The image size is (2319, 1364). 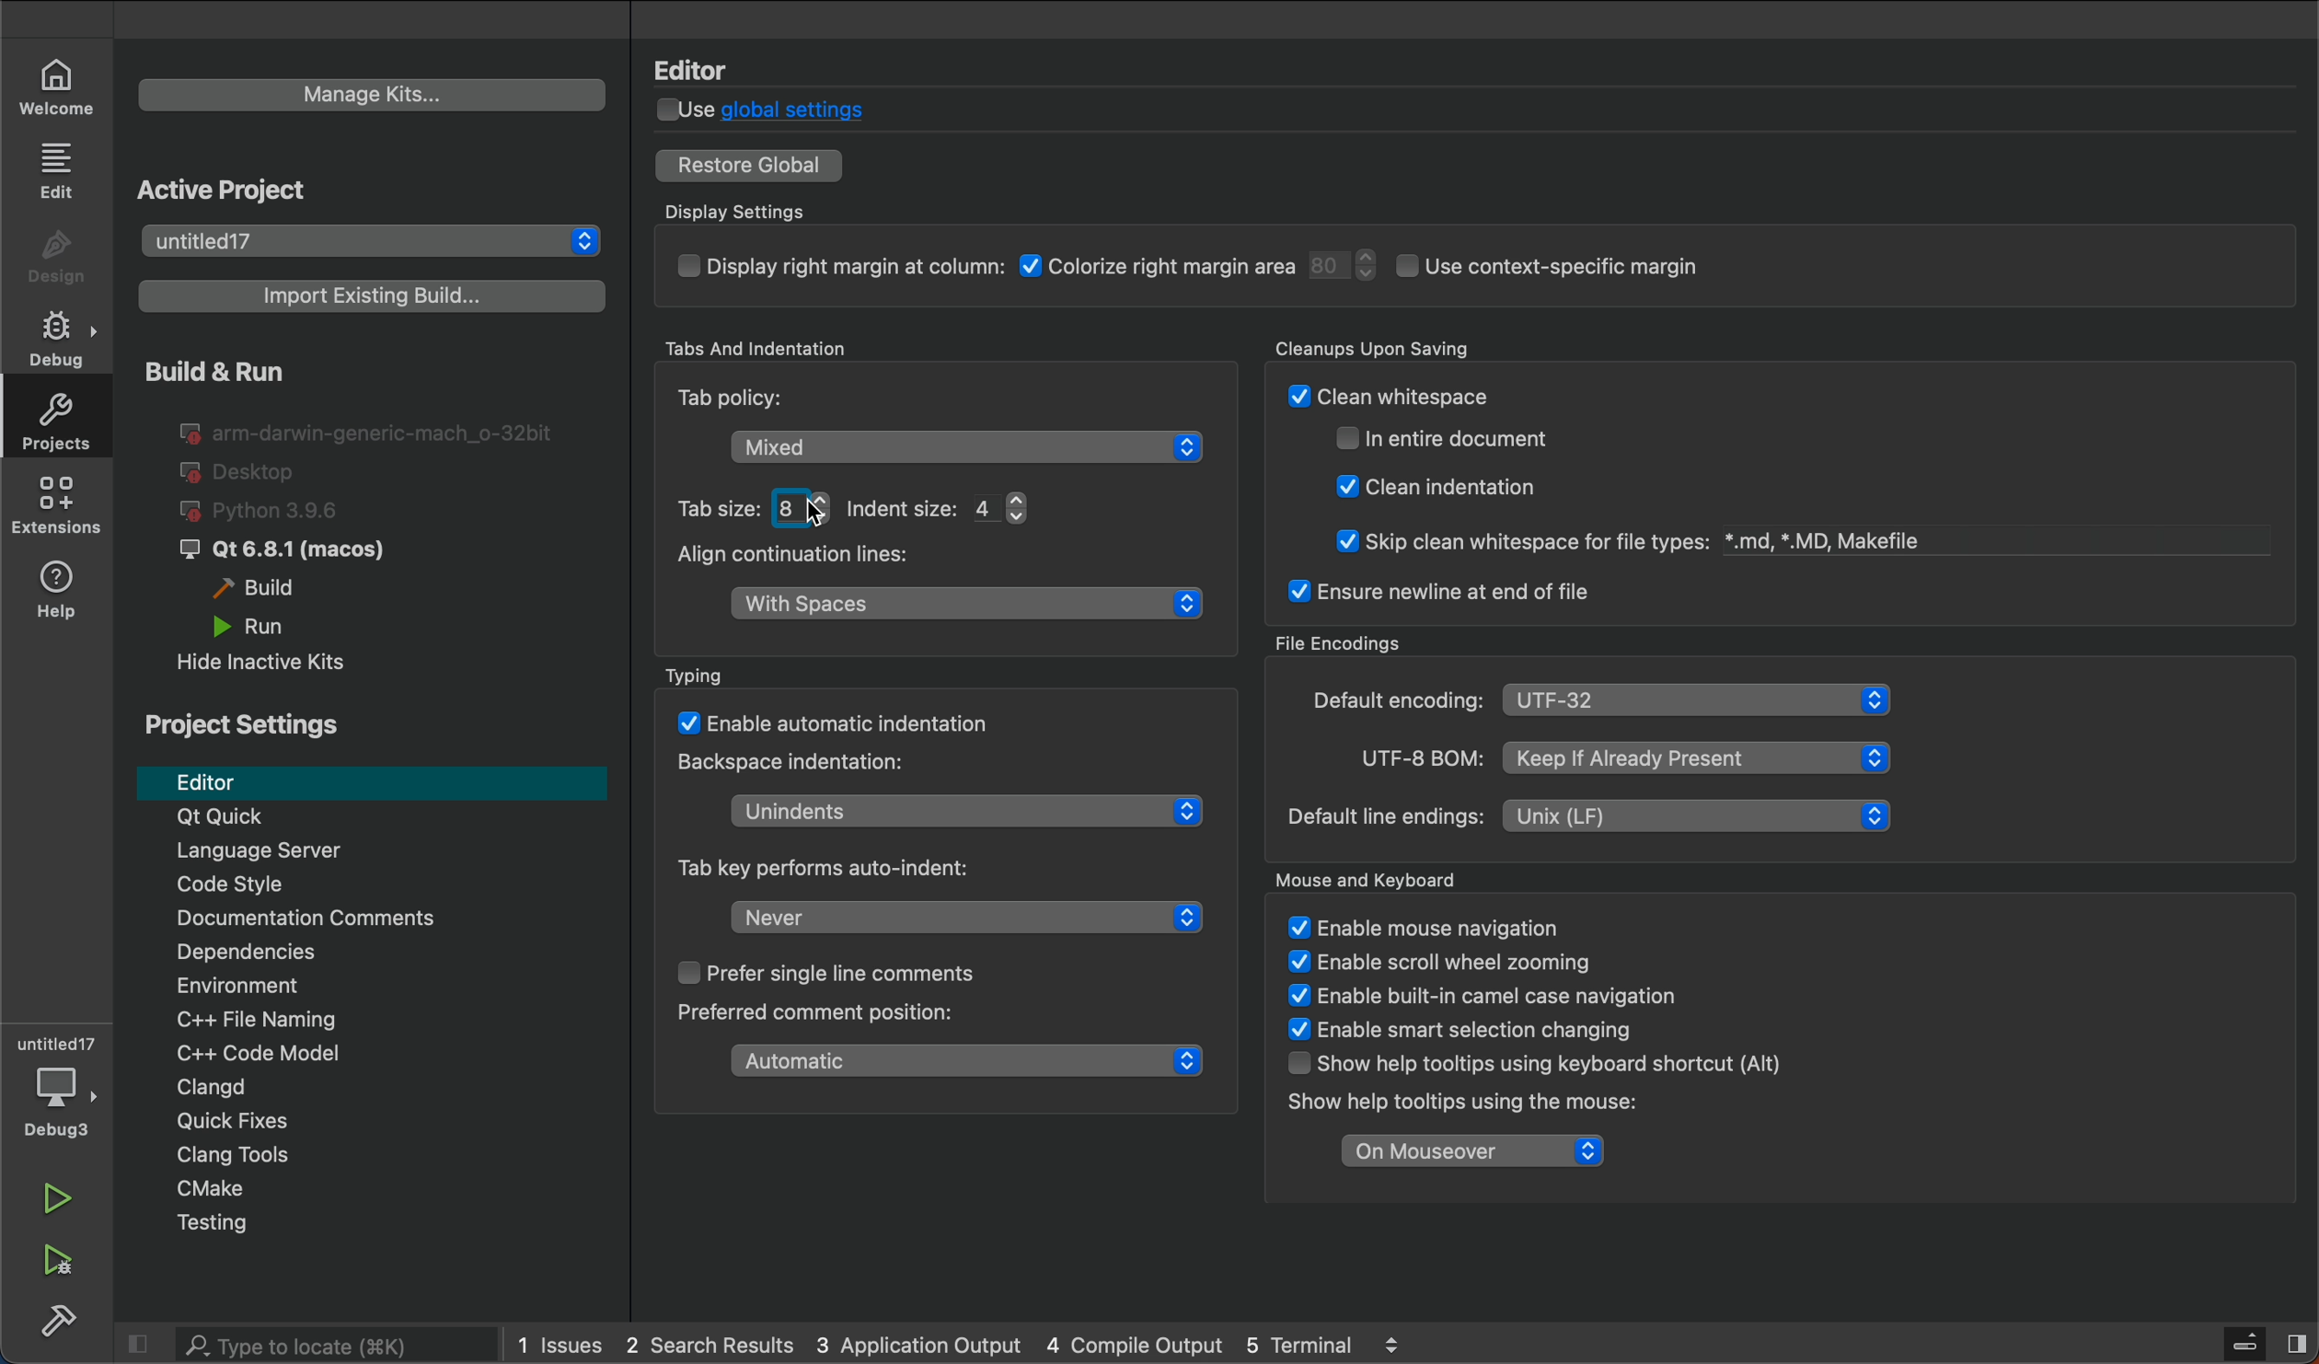 What do you see at coordinates (386, 1157) in the screenshot?
I see `Clang tools` at bounding box center [386, 1157].